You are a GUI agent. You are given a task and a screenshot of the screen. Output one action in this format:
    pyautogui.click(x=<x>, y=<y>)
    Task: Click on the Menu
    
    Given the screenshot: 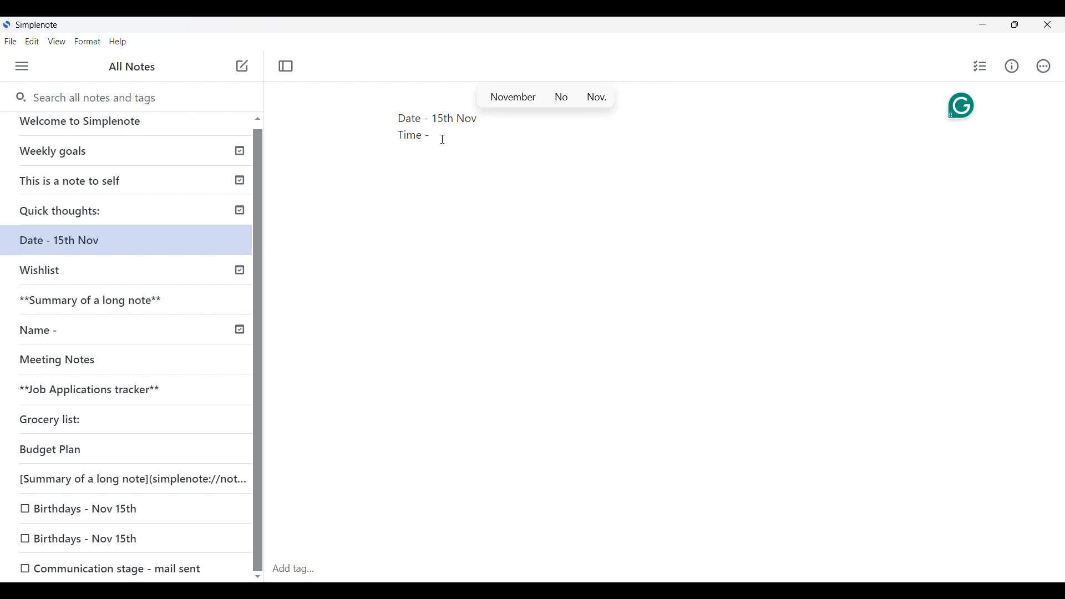 What is the action you would take?
    pyautogui.click(x=22, y=66)
    